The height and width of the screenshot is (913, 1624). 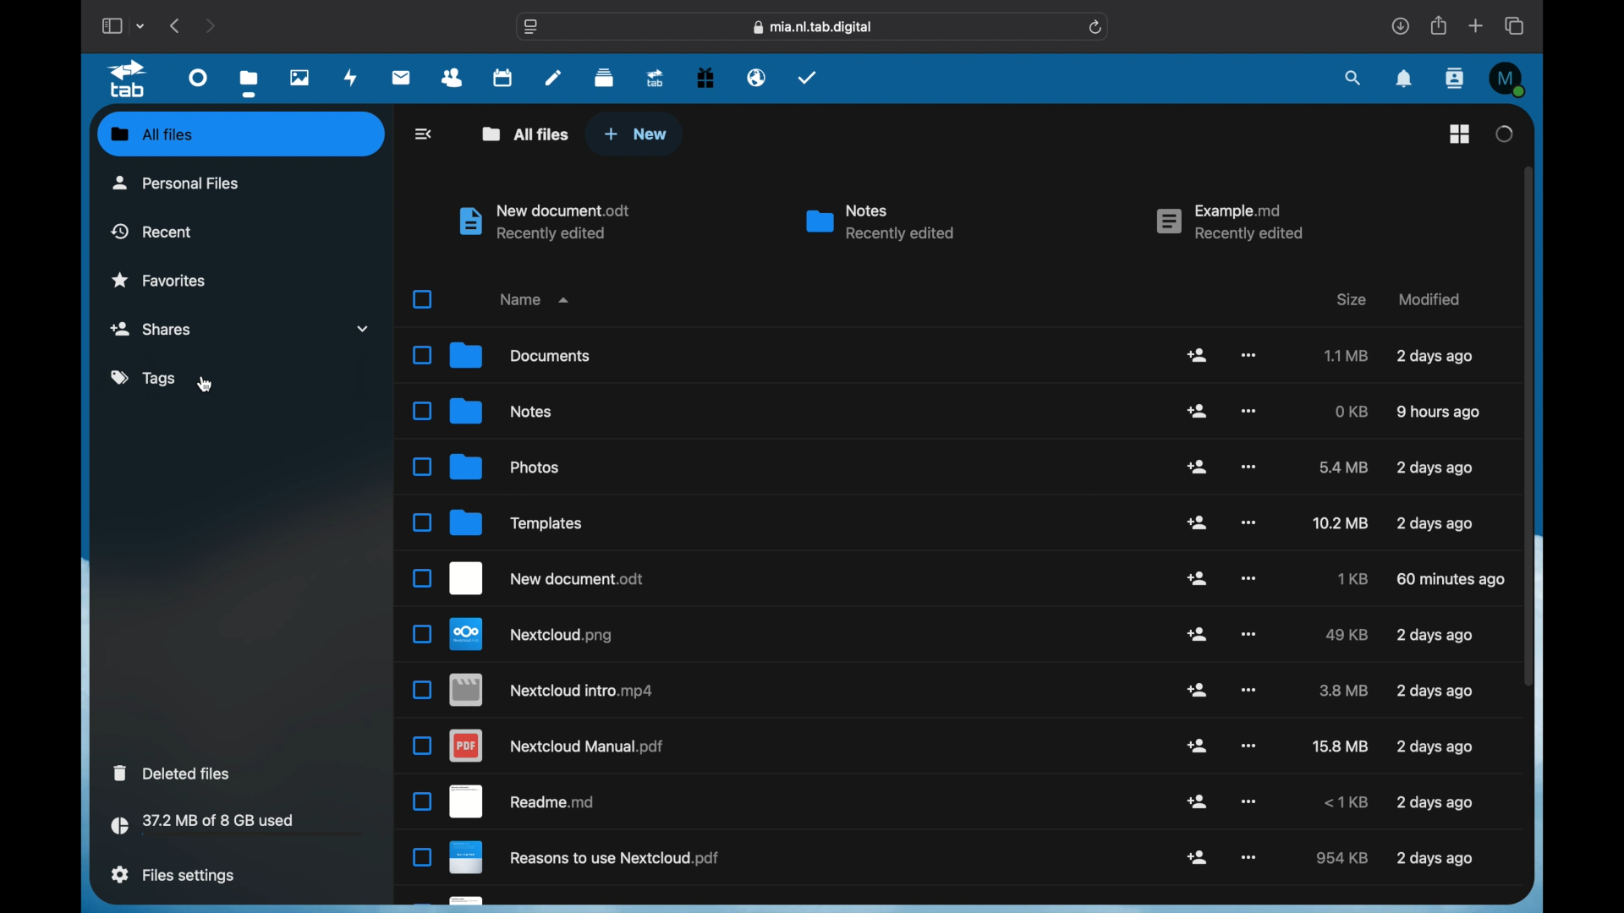 What do you see at coordinates (423, 635) in the screenshot?
I see `Unselected checkbox` at bounding box center [423, 635].